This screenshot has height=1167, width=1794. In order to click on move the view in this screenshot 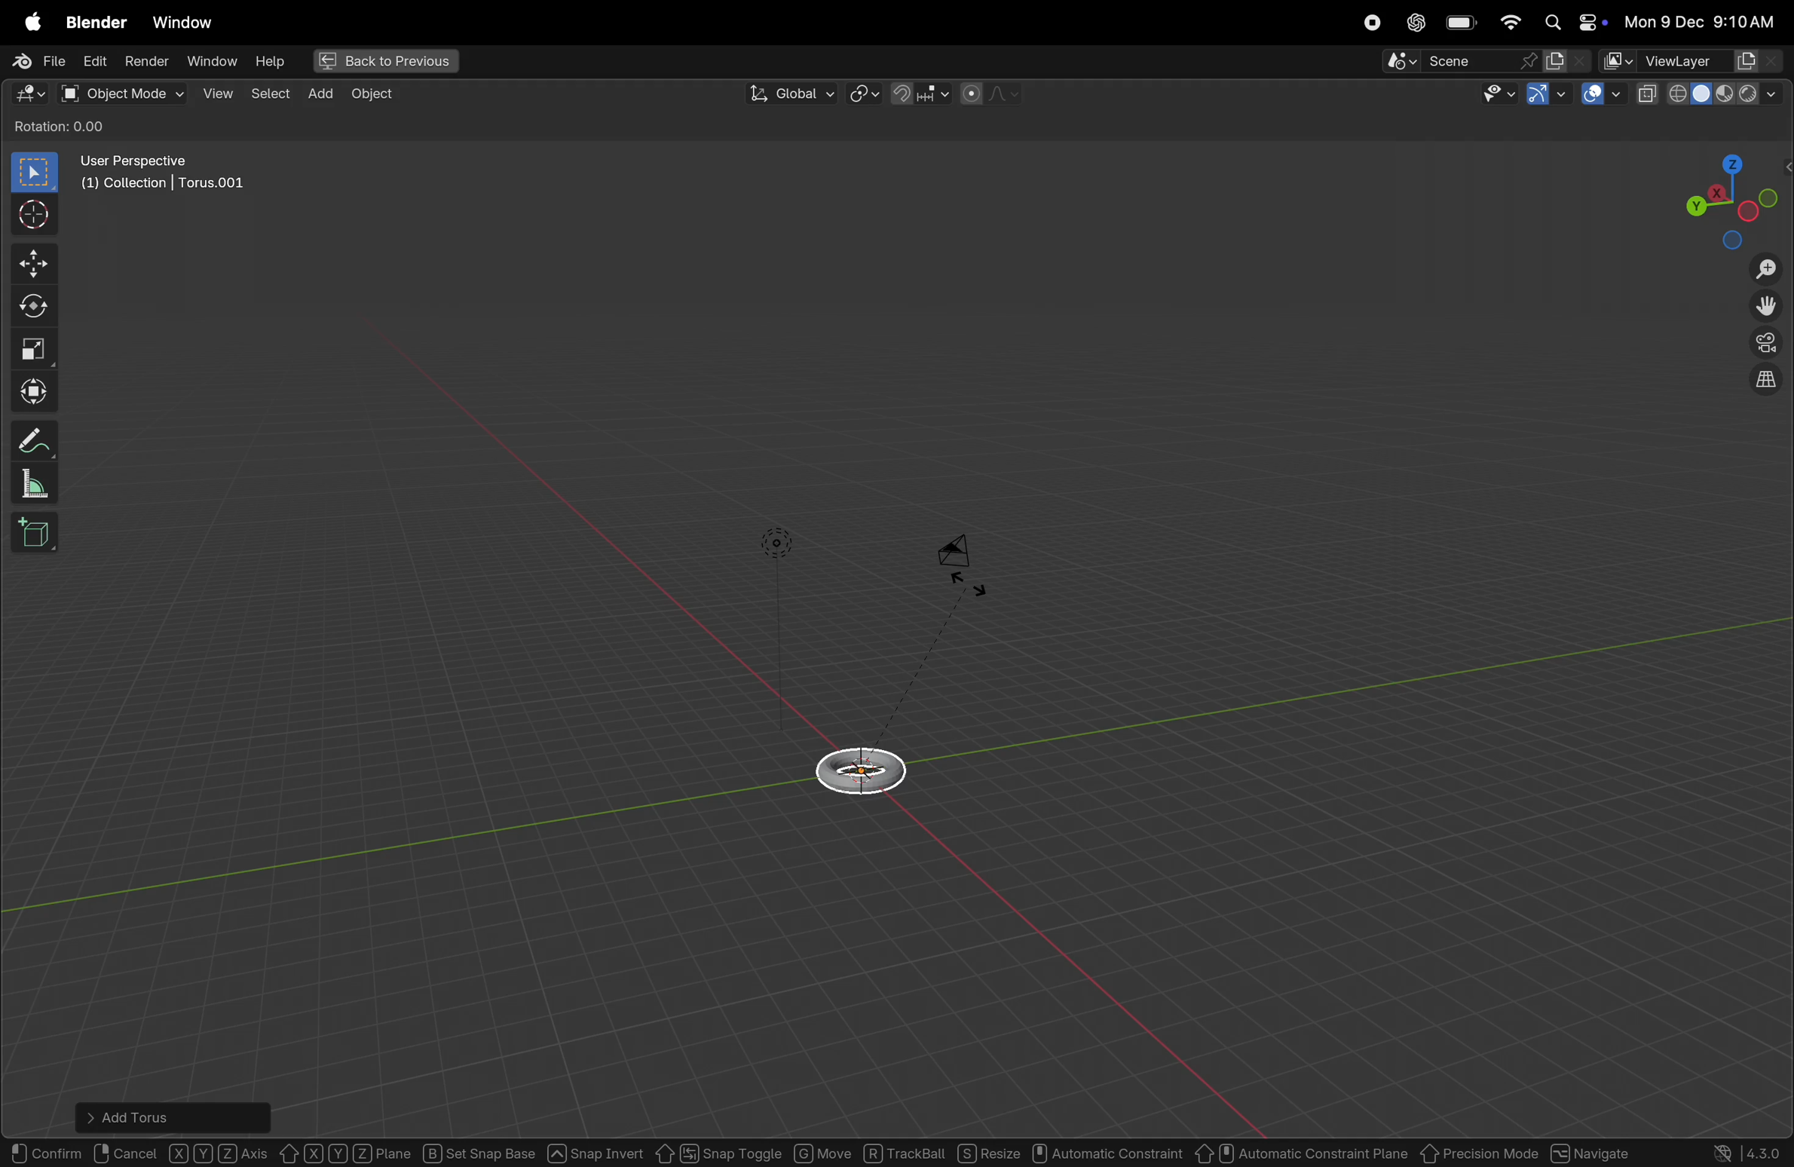, I will do `click(1762, 307)`.